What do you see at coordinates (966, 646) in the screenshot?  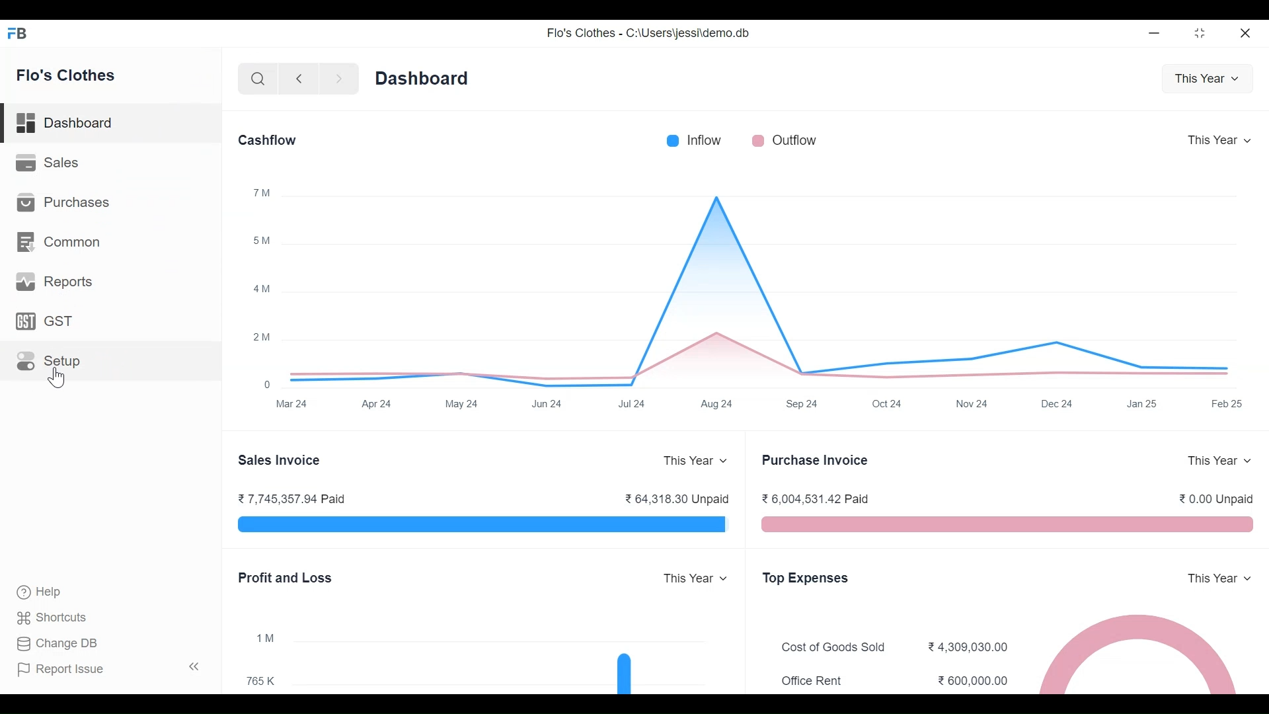 I see `4,309,030.00` at bounding box center [966, 646].